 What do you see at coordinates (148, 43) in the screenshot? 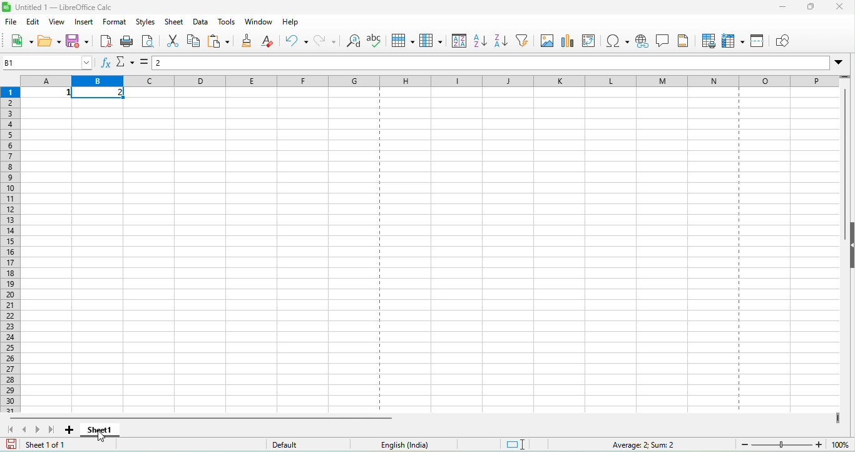
I see `print preview` at bounding box center [148, 43].